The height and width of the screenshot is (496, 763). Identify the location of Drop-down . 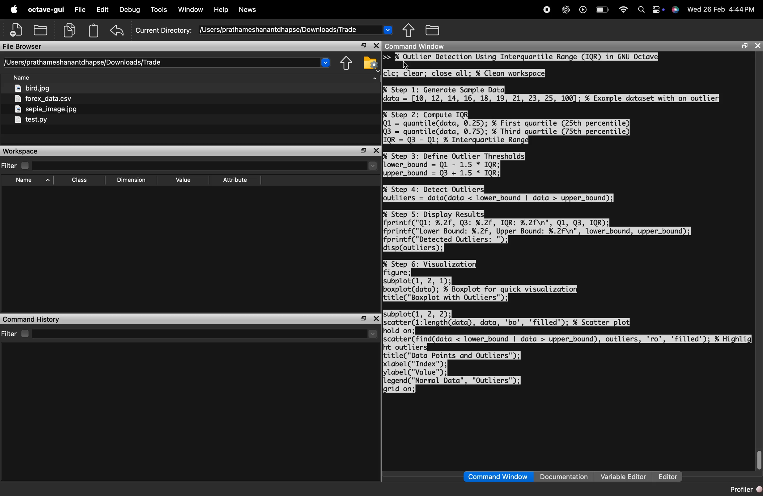
(373, 165).